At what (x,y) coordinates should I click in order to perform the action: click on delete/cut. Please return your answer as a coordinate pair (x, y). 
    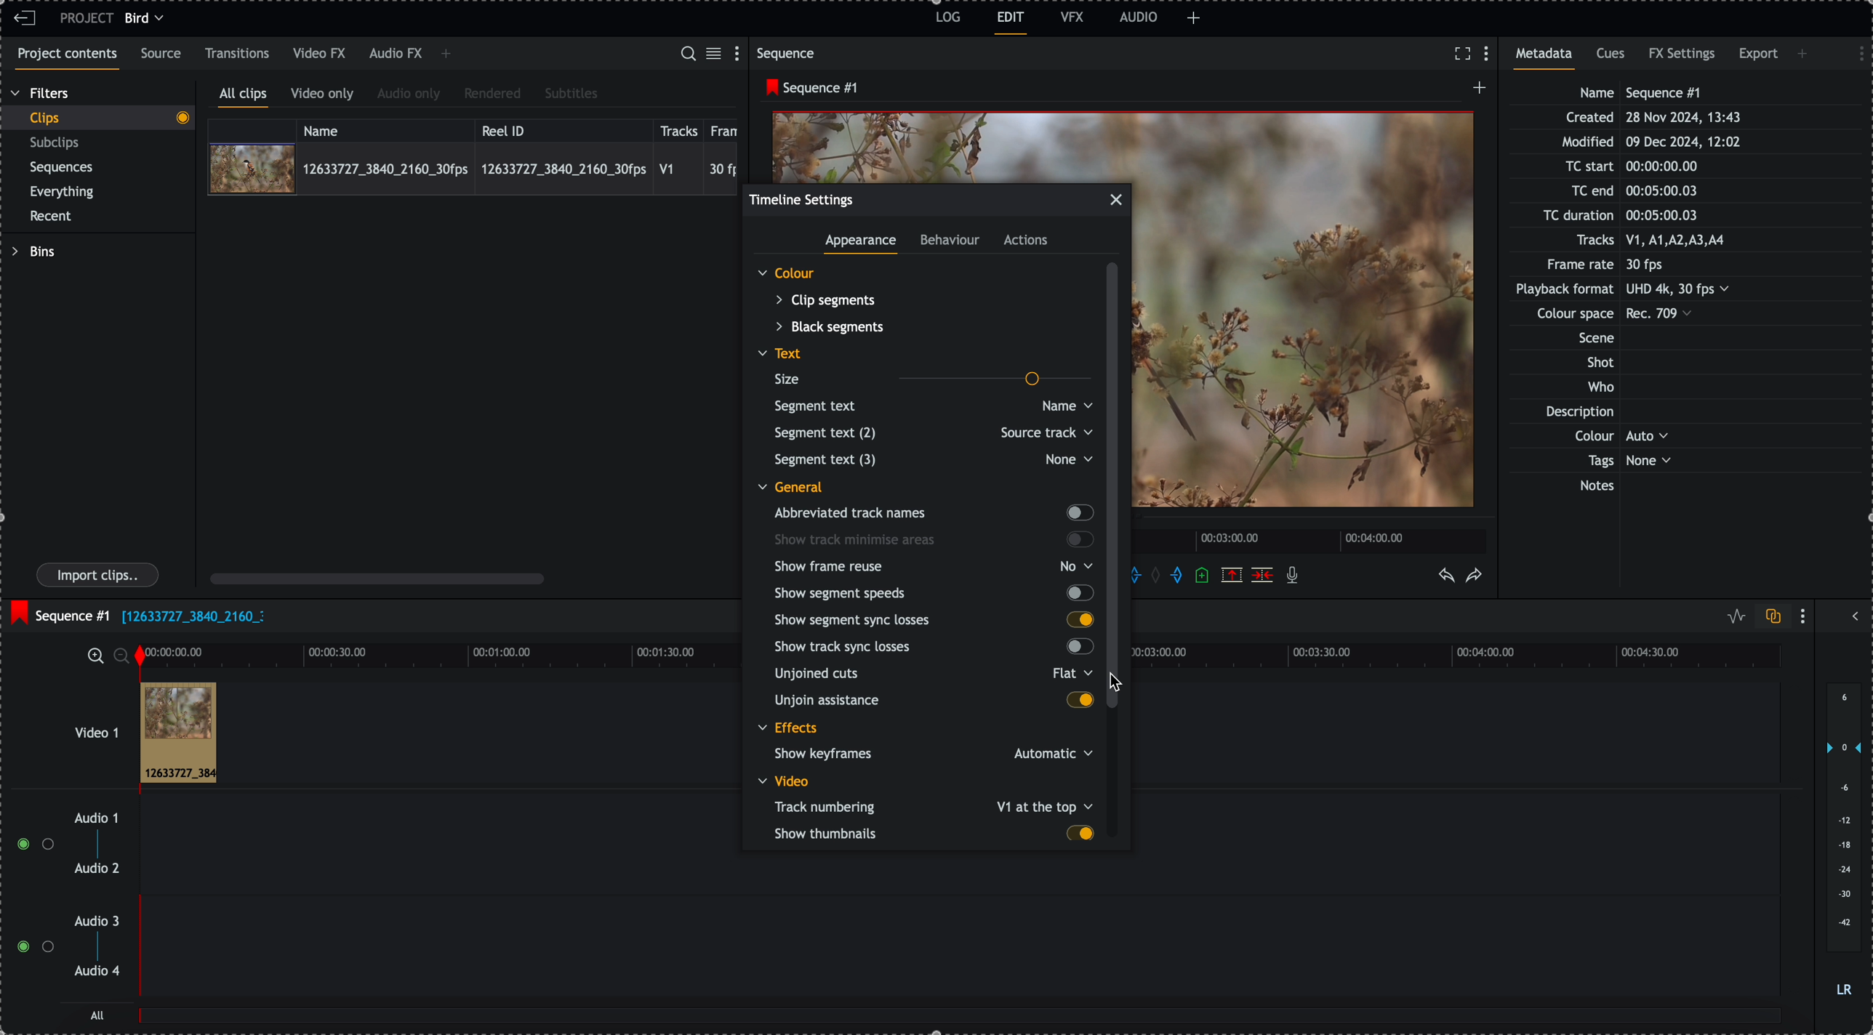
    Looking at the image, I should click on (1262, 575).